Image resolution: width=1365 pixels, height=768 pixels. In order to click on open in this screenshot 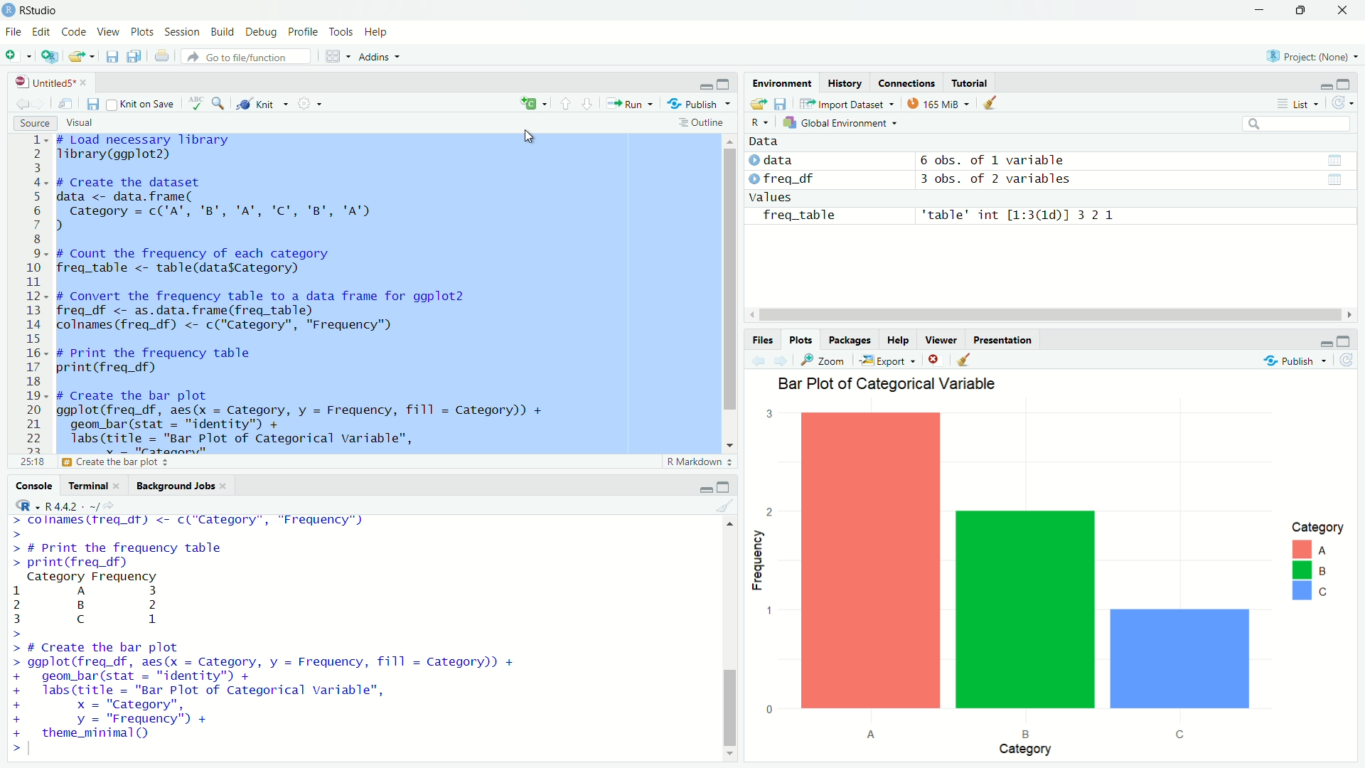, I will do `click(760, 105)`.